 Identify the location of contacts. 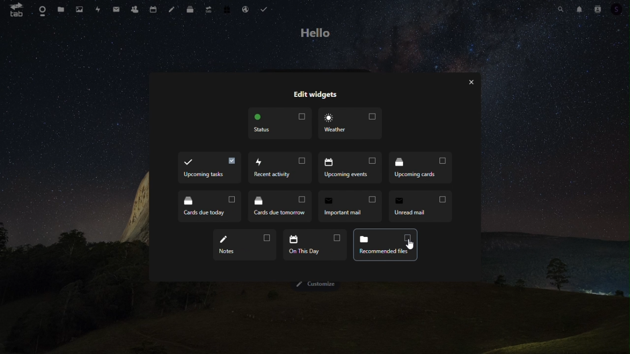
(133, 10).